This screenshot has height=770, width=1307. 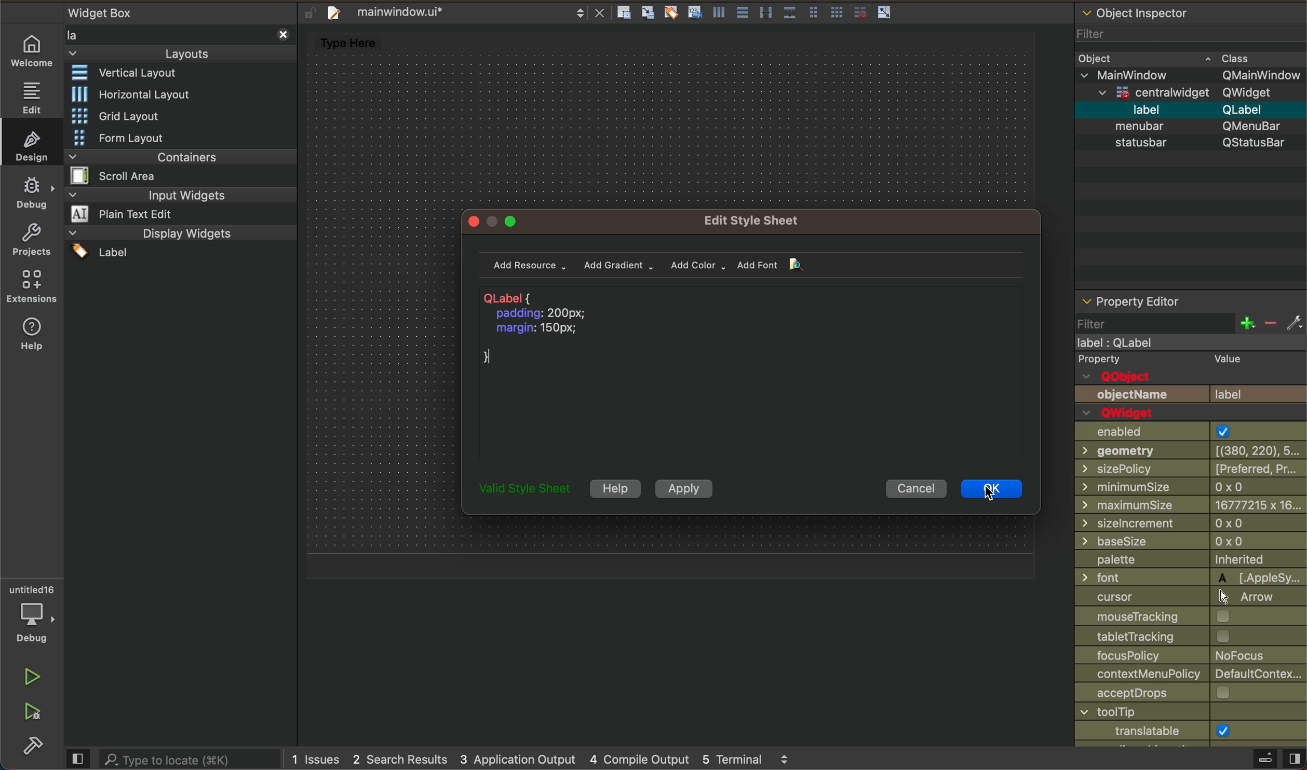 What do you see at coordinates (619, 264) in the screenshot?
I see `add gradients` at bounding box center [619, 264].